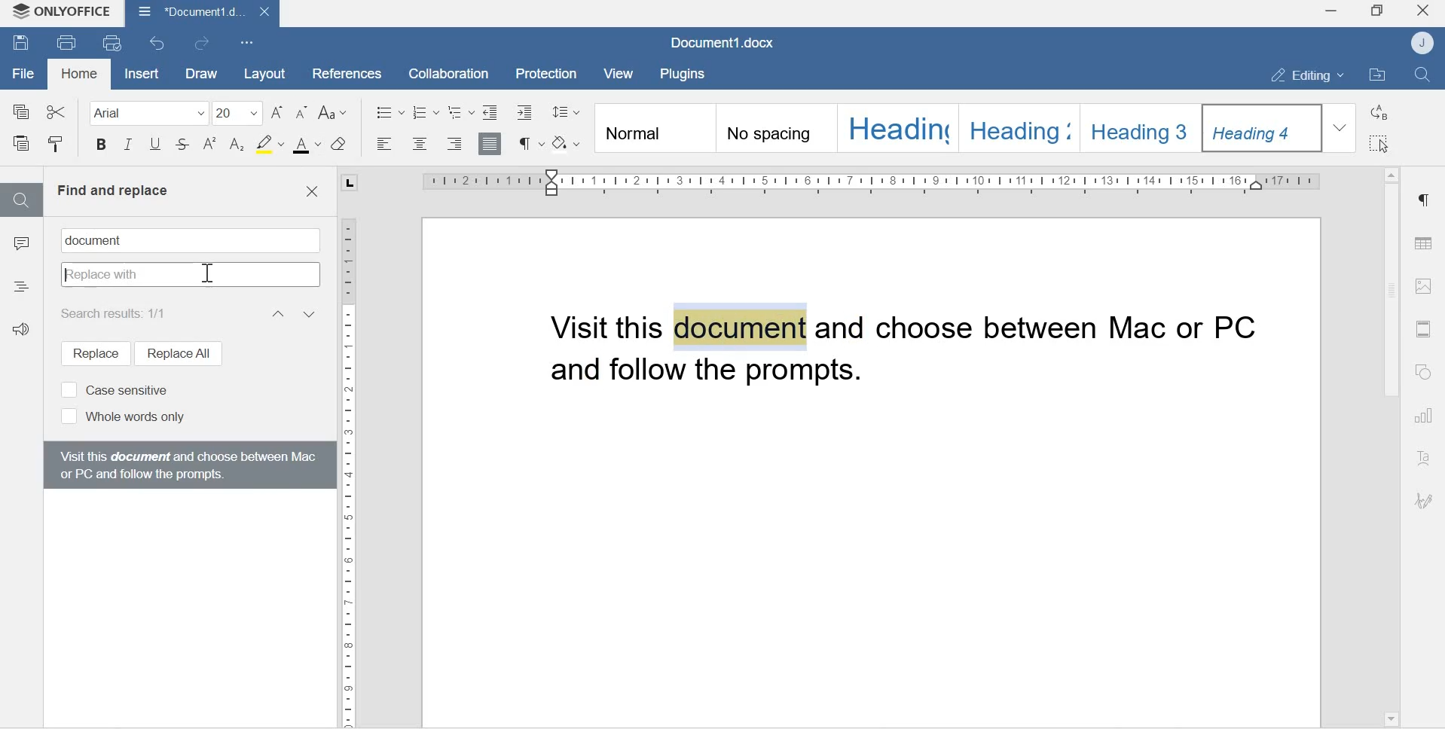 This screenshot has height=729, width=1445. Describe the element at coordinates (160, 43) in the screenshot. I see `Undo` at that location.